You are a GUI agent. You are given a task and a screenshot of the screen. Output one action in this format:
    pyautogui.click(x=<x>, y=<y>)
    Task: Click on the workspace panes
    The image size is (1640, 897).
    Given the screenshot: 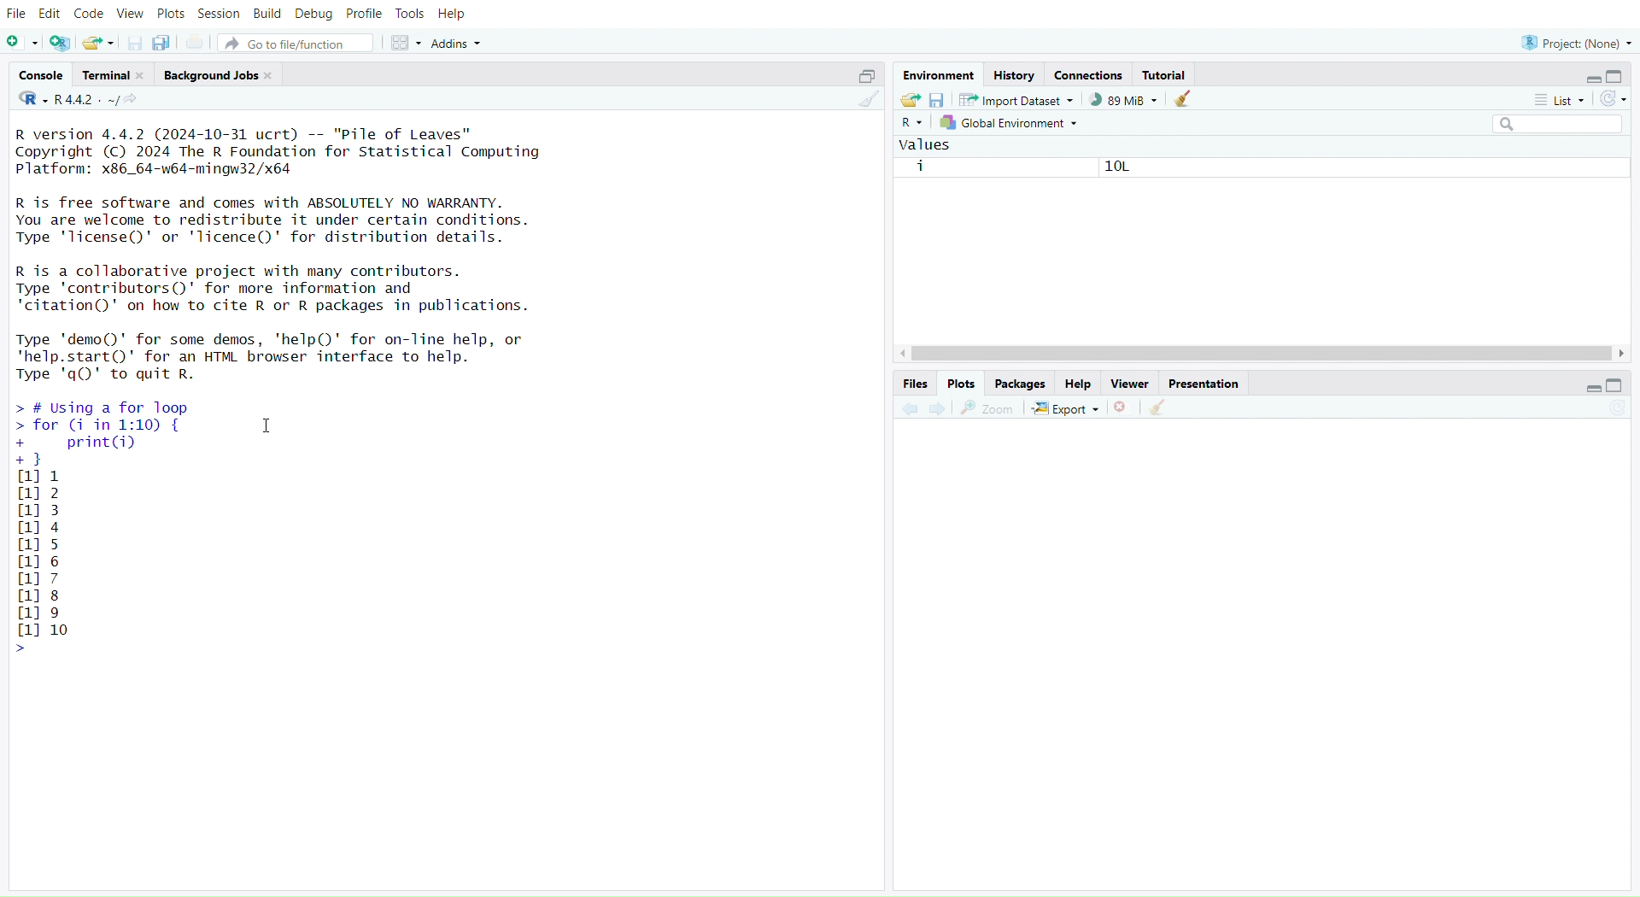 What is the action you would take?
    pyautogui.click(x=406, y=44)
    